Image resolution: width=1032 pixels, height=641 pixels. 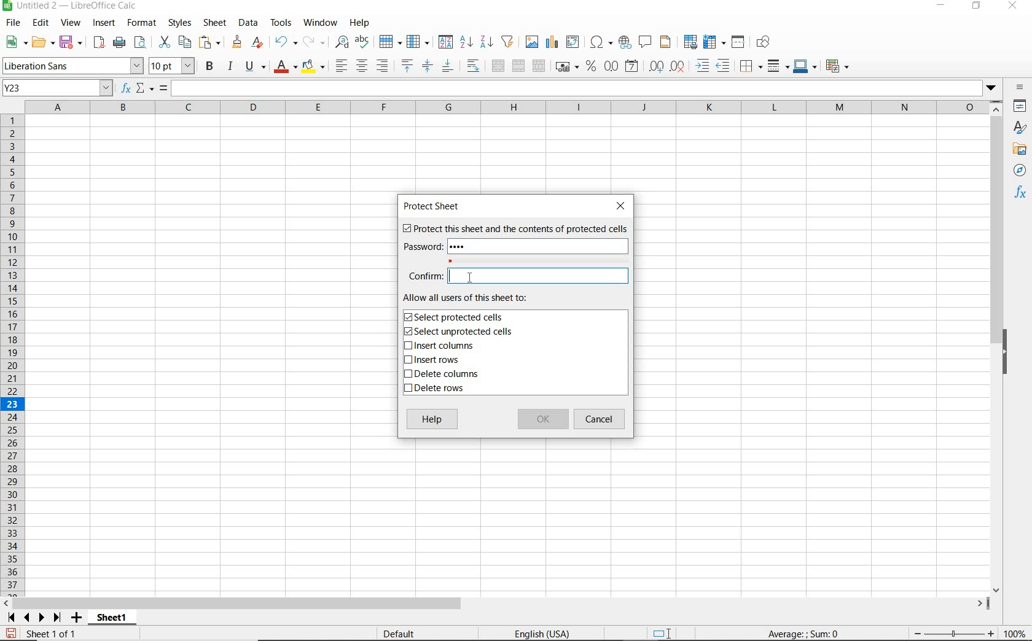 I want to click on CLONE FORMATTING, so click(x=238, y=42).